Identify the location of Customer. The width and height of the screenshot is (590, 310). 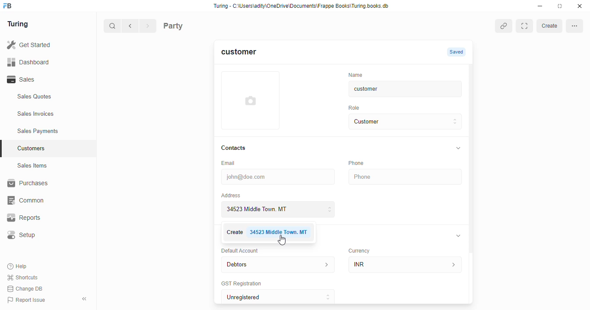
(395, 122).